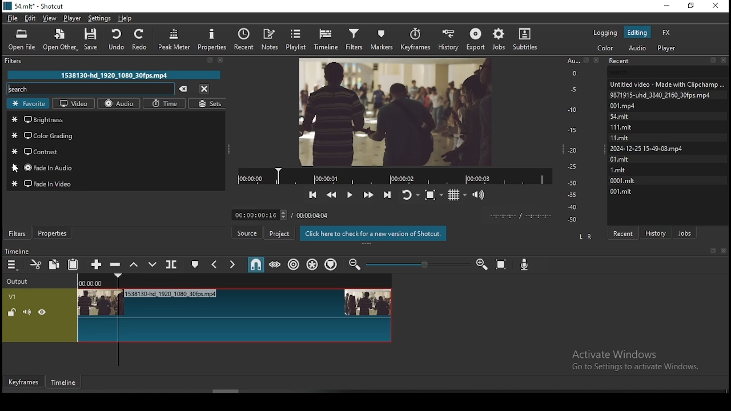 This screenshot has height=411, width=731. What do you see at coordinates (212, 39) in the screenshot?
I see `properties` at bounding box center [212, 39].